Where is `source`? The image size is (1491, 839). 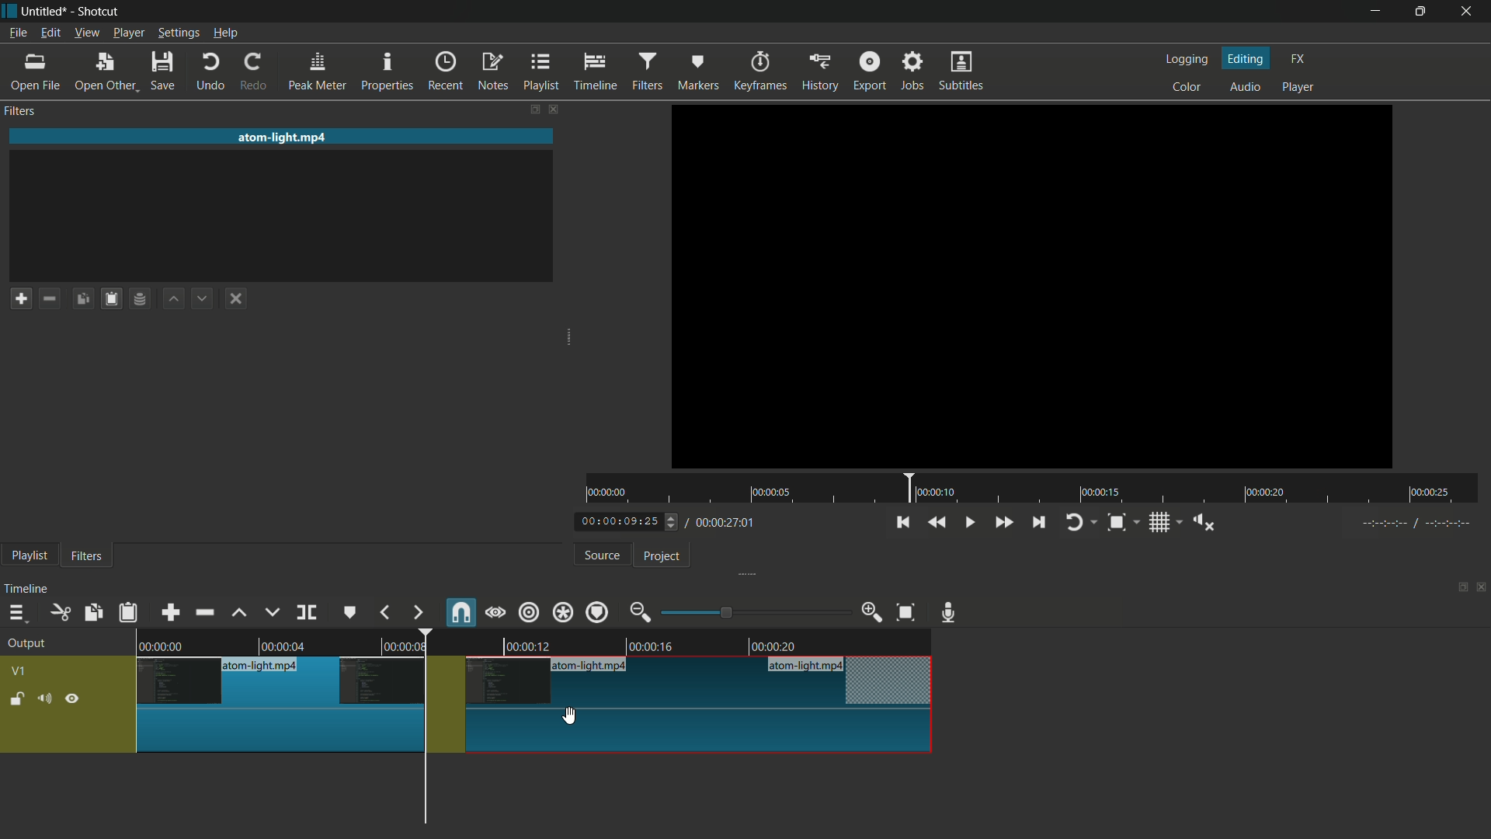
source is located at coordinates (603, 555).